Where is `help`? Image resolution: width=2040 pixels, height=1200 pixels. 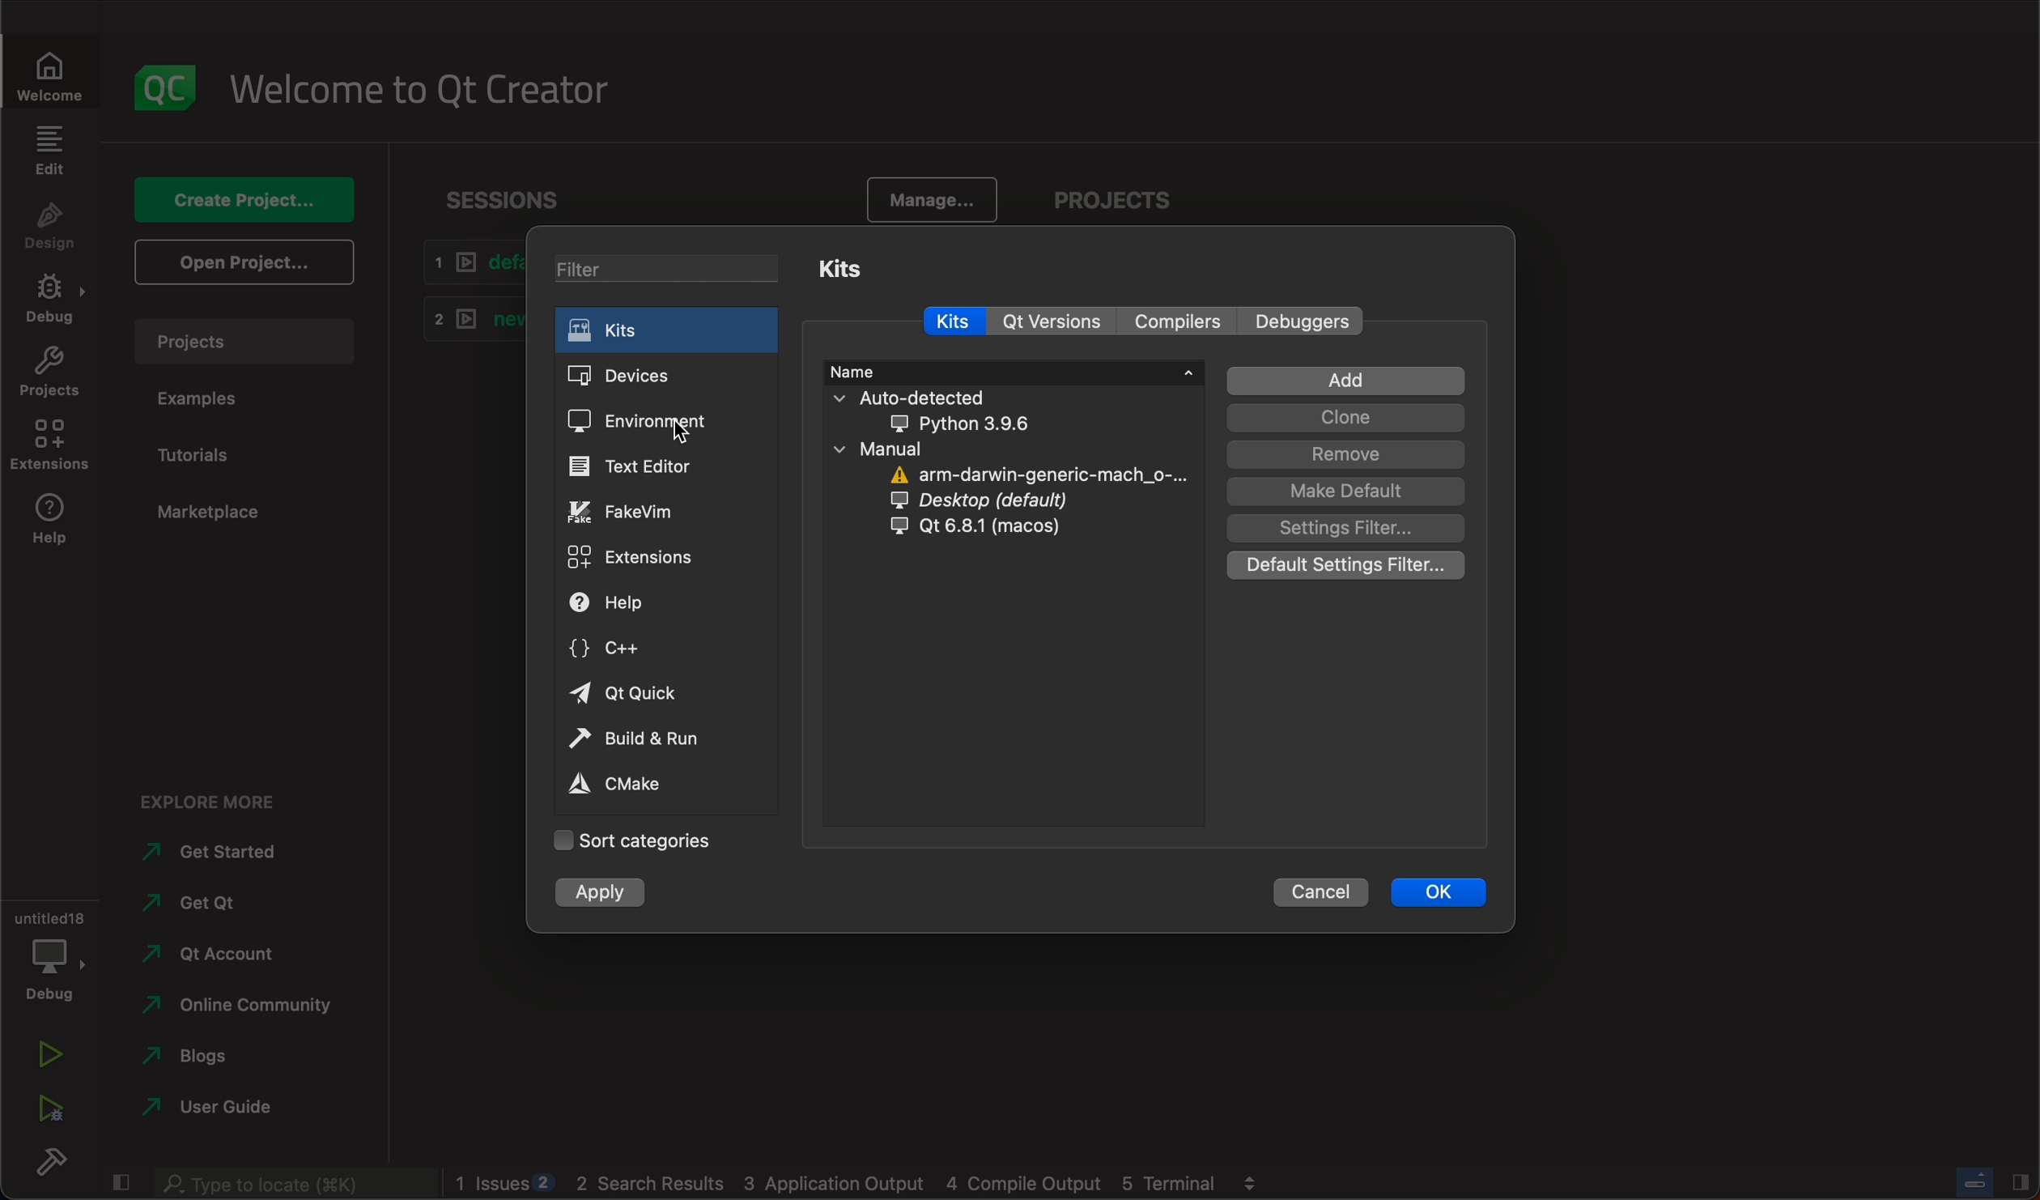 help is located at coordinates (646, 605).